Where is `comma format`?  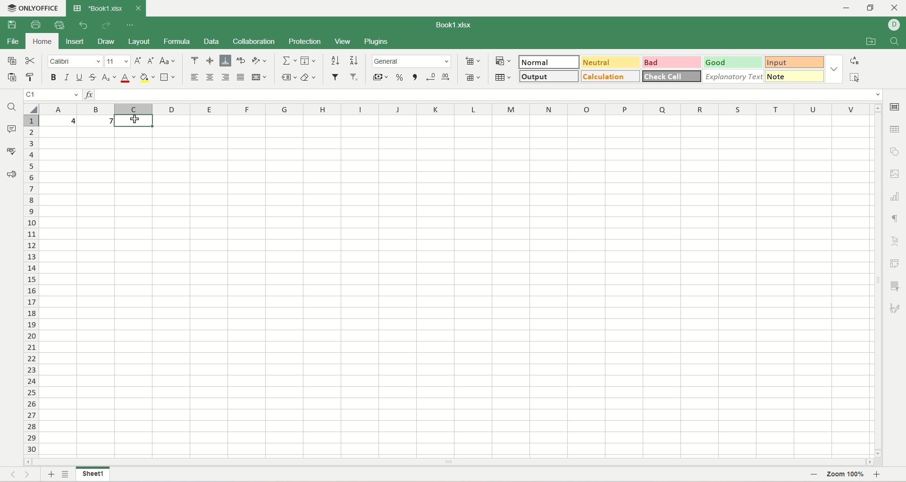
comma format is located at coordinates (415, 77).